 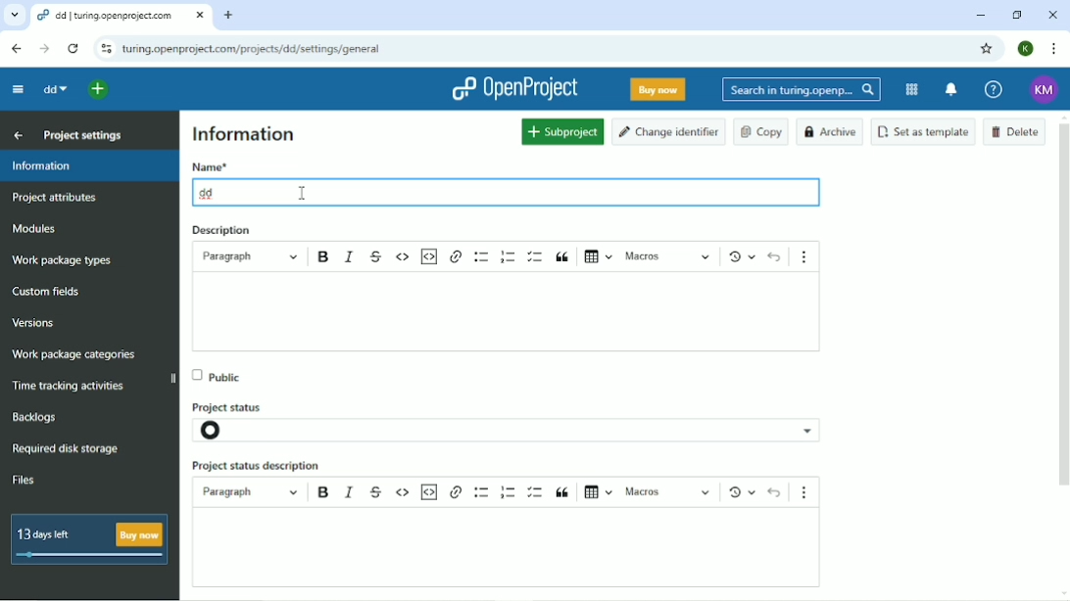 What do you see at coordinates (802, 90) in the screenshot?
I see `Search in turing.openprojects.com` at bounding box center [802, 90].